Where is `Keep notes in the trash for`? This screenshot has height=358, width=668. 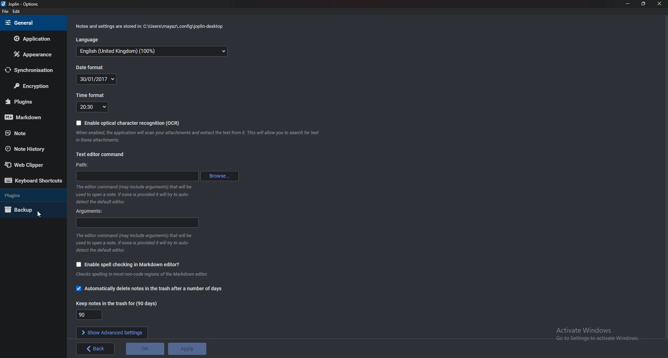 Keep notes in the trash for is located at coordinates (114, 304).